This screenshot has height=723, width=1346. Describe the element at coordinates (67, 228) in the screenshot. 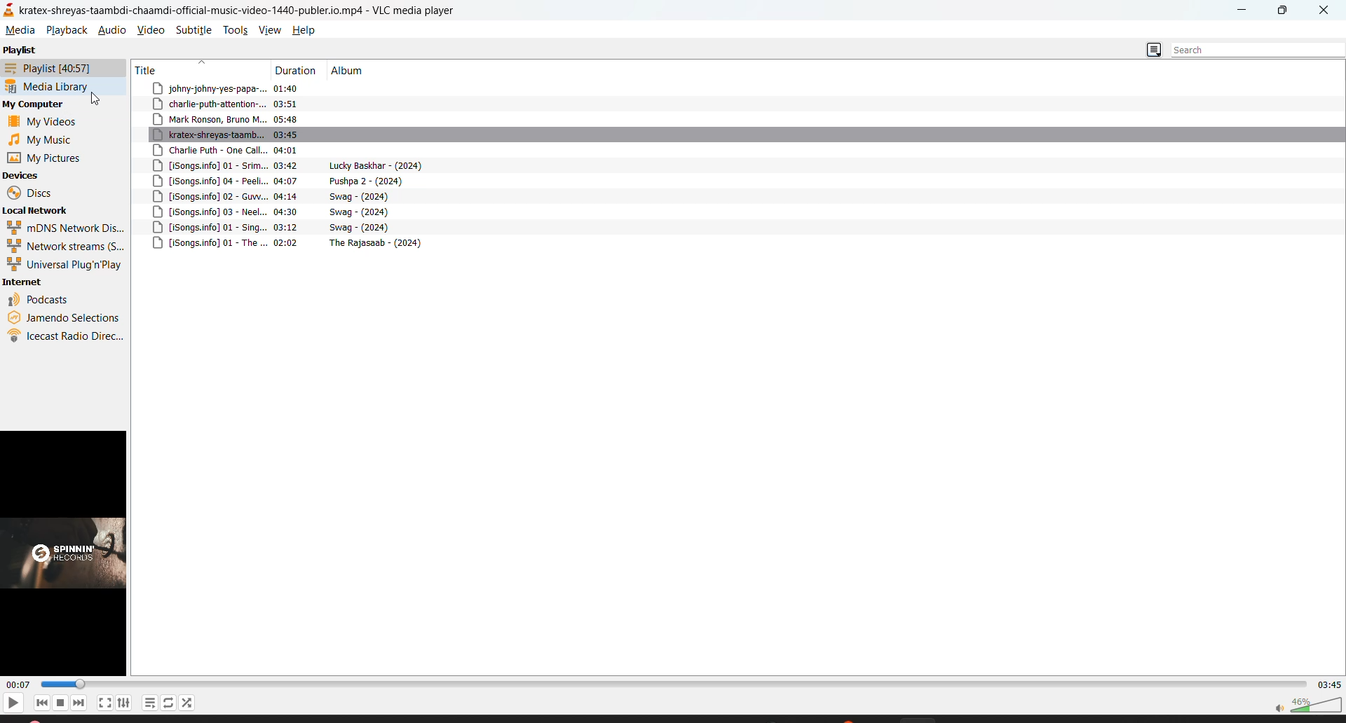

I see `mdns network` at that location.